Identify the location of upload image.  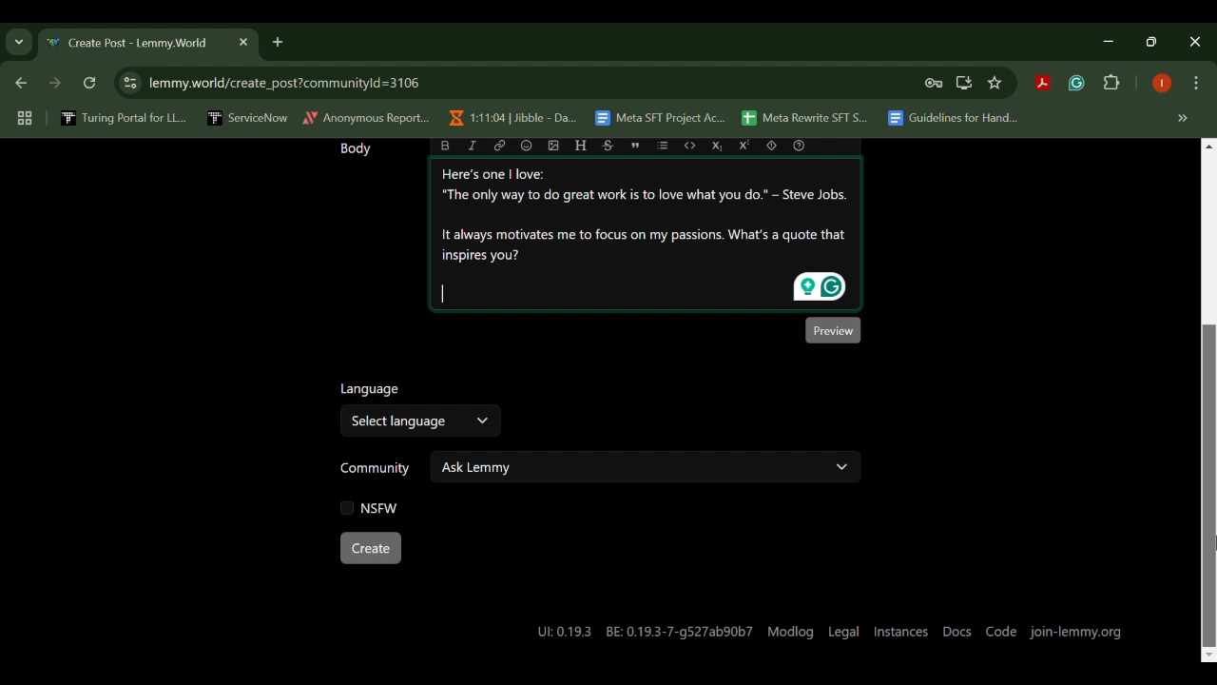
(552, 146).